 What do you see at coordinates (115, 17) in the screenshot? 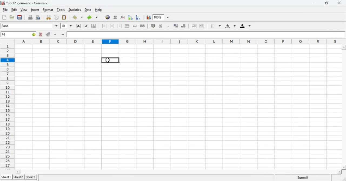
I see `Sum` at bounding box center [115, 17].